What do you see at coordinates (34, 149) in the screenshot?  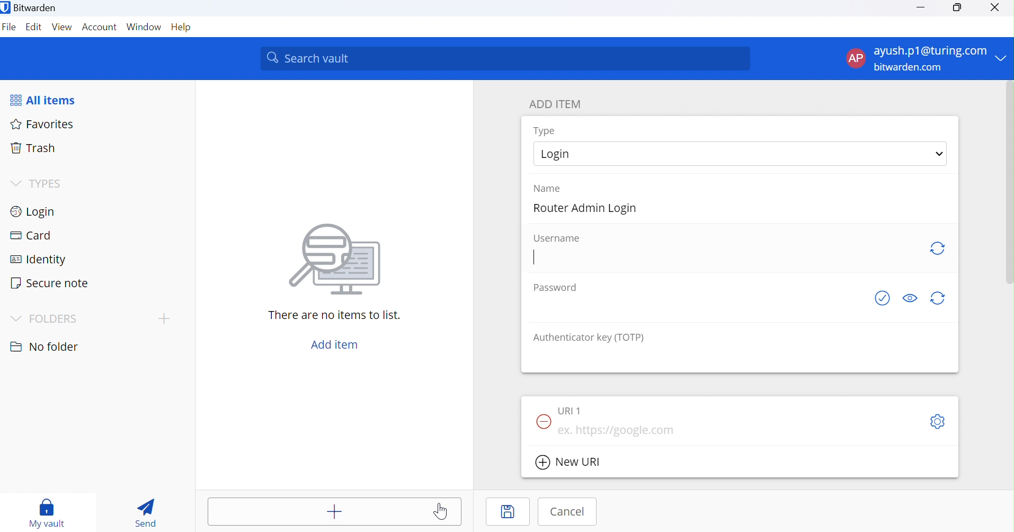 I see `Trash` at bounding box center [34, 149].